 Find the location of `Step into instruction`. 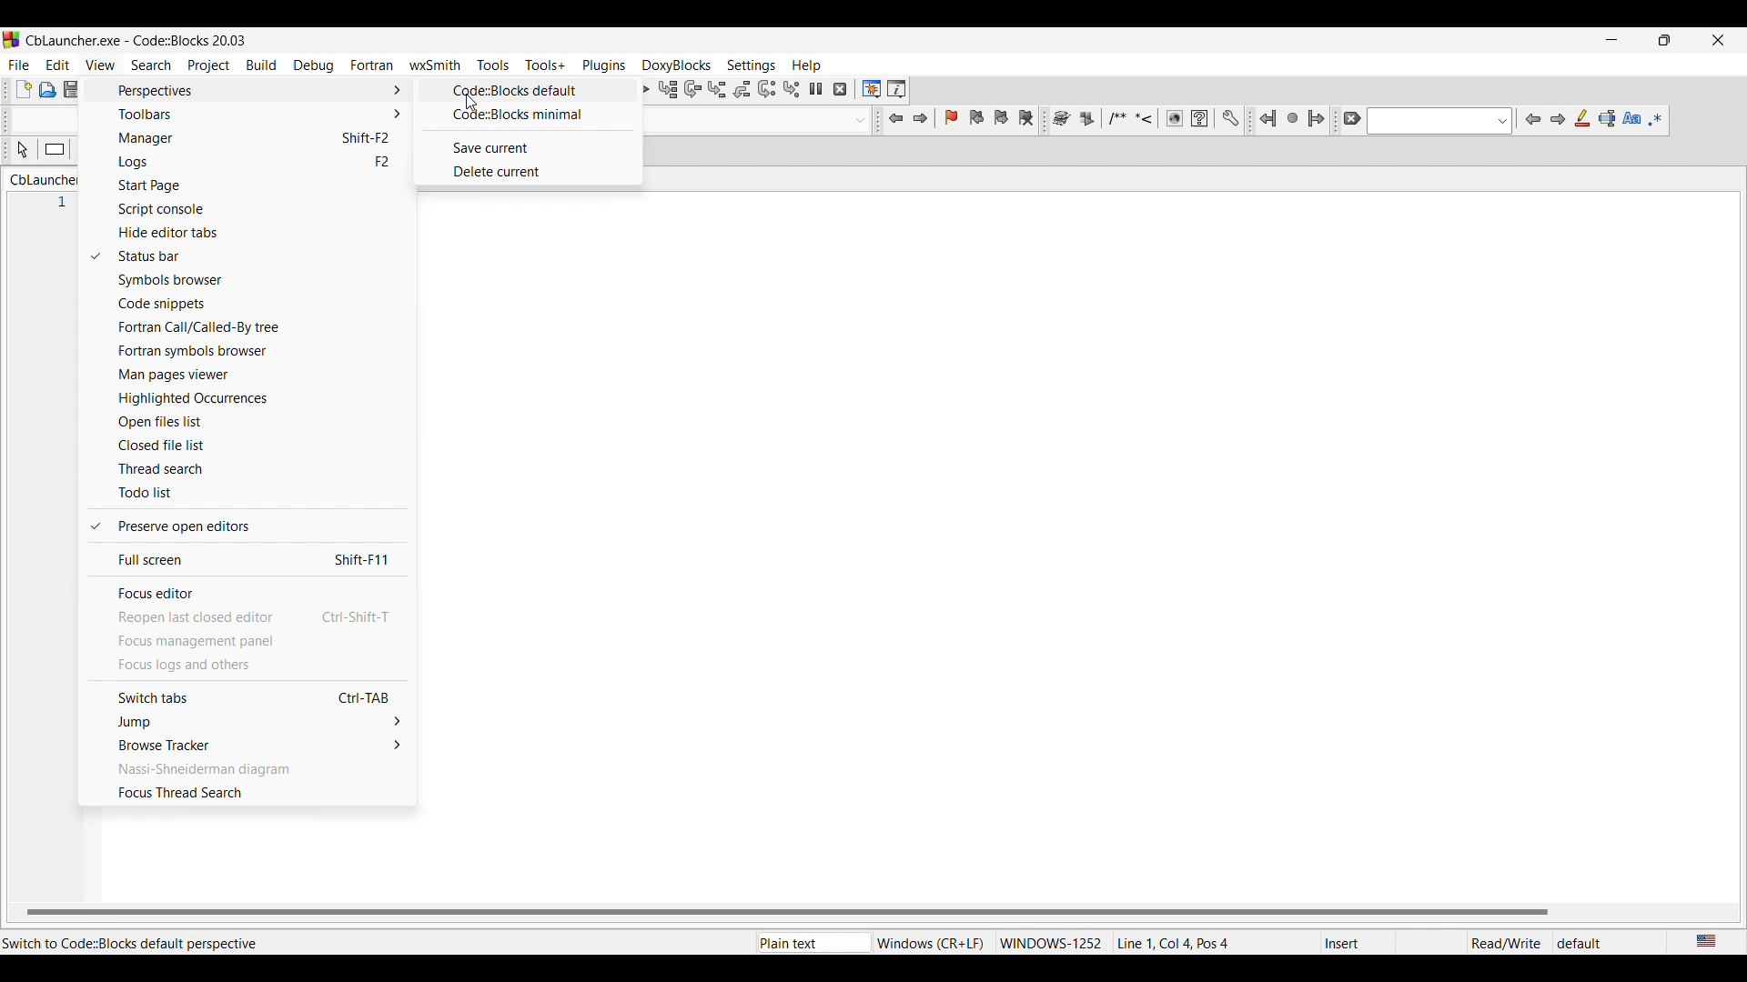

Step into instruction is located at coordinates (792, 89).